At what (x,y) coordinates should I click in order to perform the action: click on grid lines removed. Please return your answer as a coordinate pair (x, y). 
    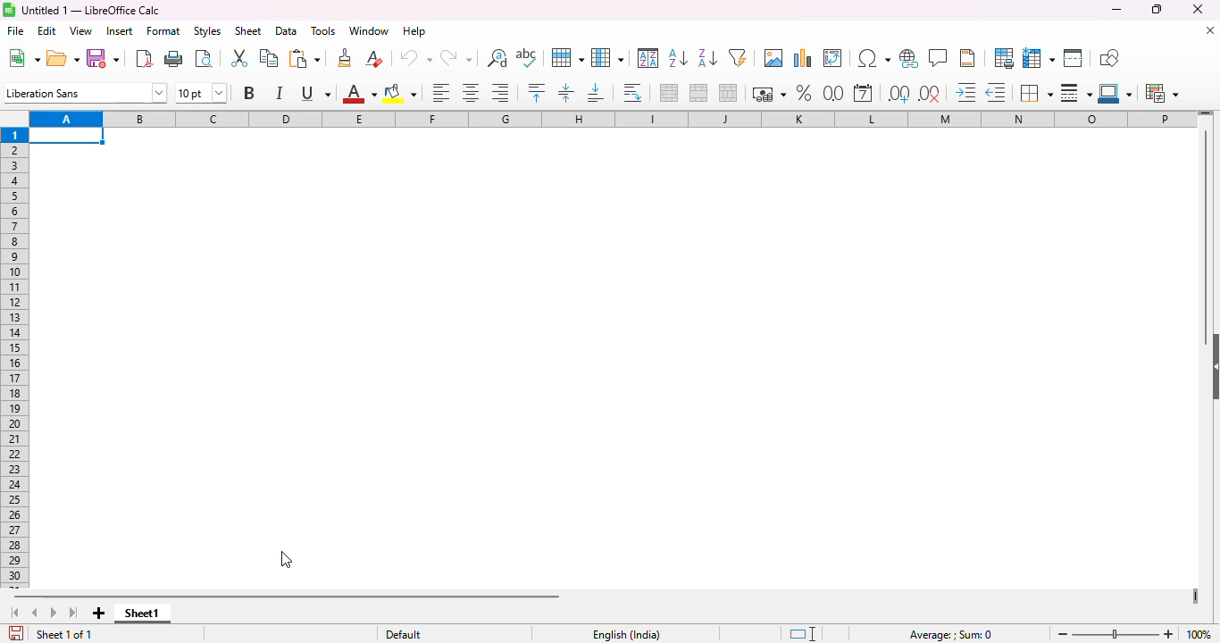
    Looking at the image, I should click on (614, 356).